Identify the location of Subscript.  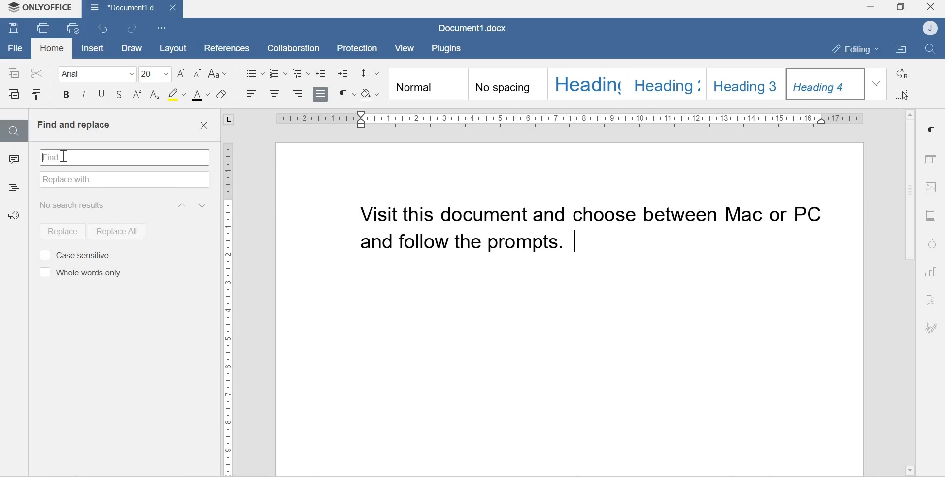
(155, 95).